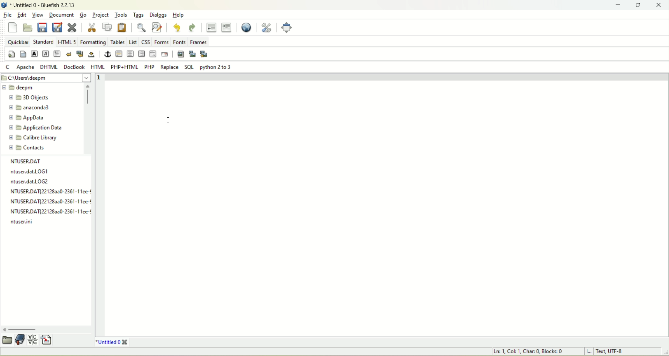 This screenshot has width=669, height=356. What do you see at coordinates (130, 54) in the screenshot?
I see `horizontal rule` at bounding box center [130, 54].